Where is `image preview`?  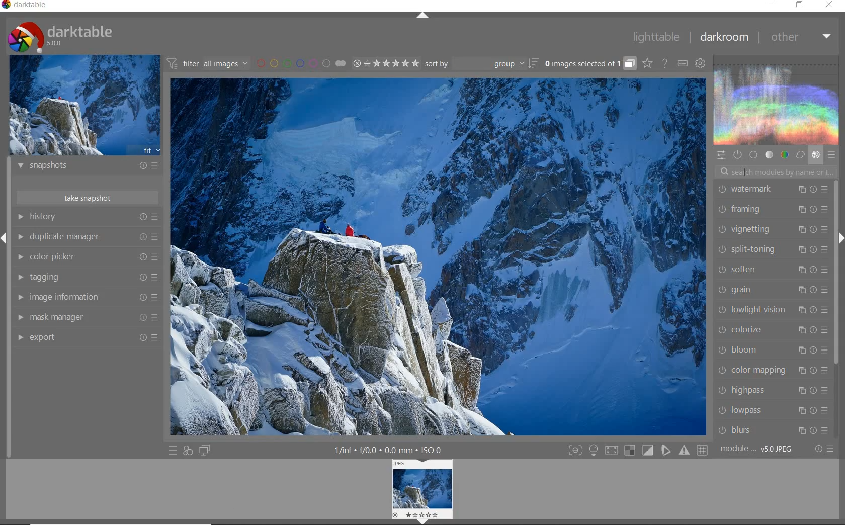
image preview is located at coordinates (423, 491).